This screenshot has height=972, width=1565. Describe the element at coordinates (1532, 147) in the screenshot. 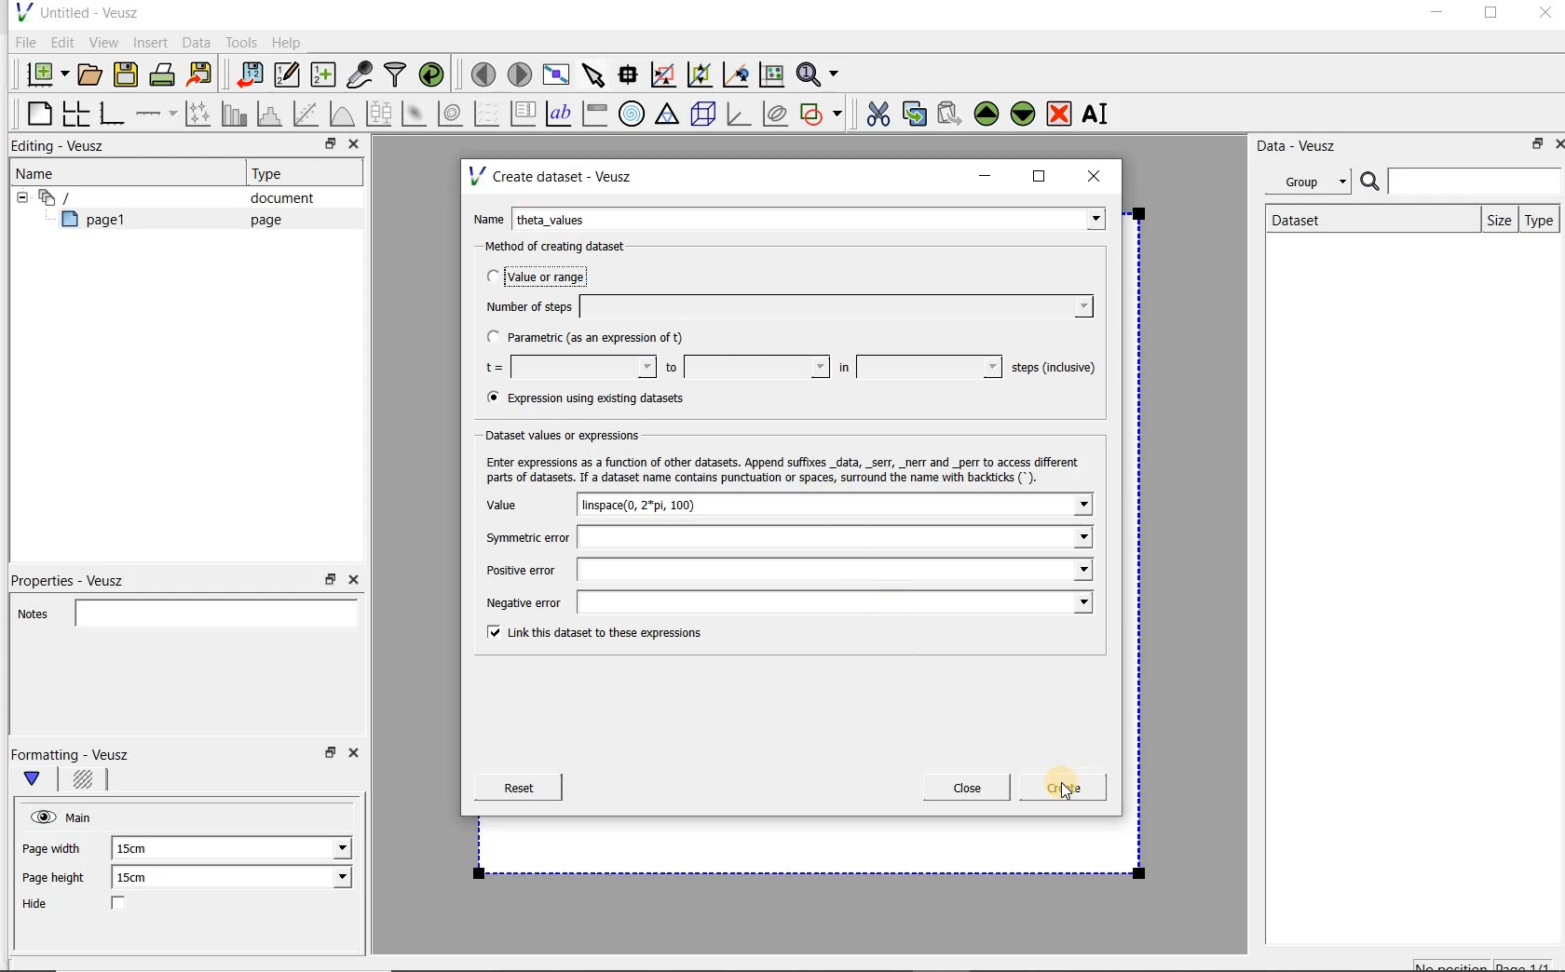

I see `restore down` at that location.